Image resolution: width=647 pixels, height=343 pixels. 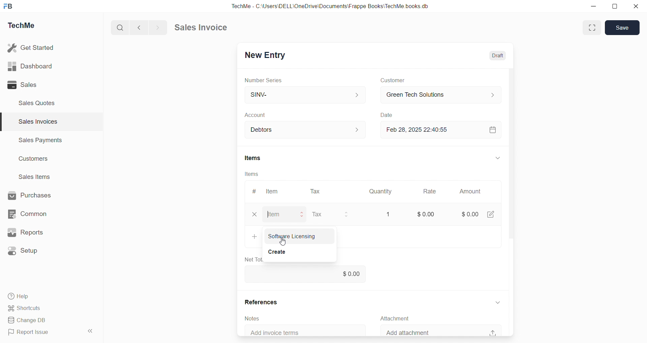 What do you see at coordinates (254, 191) in the screenshot?
I see `#` at bounding box center [254, 191].